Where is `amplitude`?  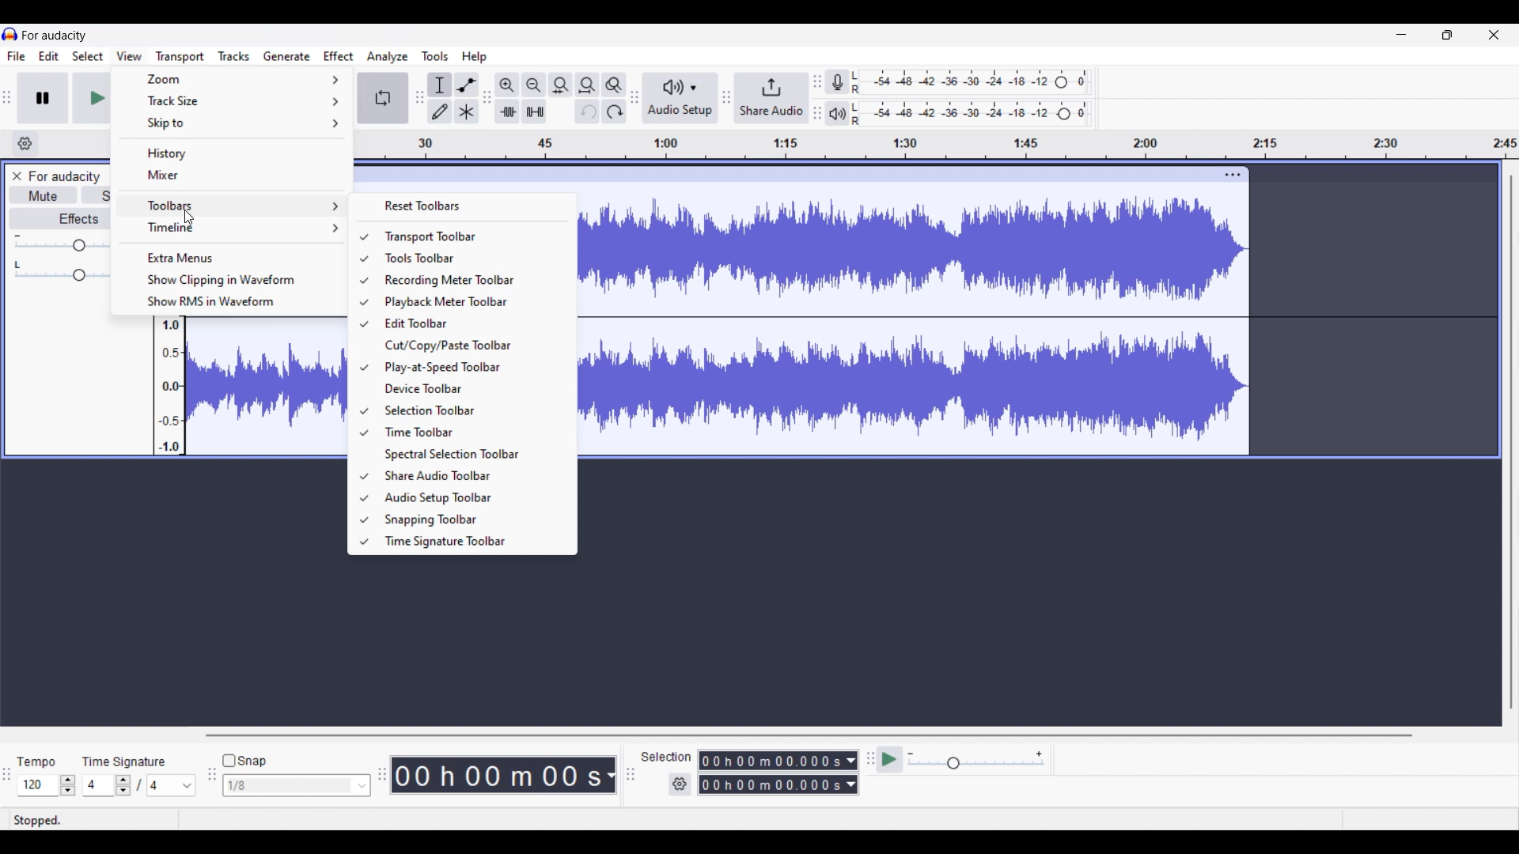 amplitude is located at coordinates (168, 387).